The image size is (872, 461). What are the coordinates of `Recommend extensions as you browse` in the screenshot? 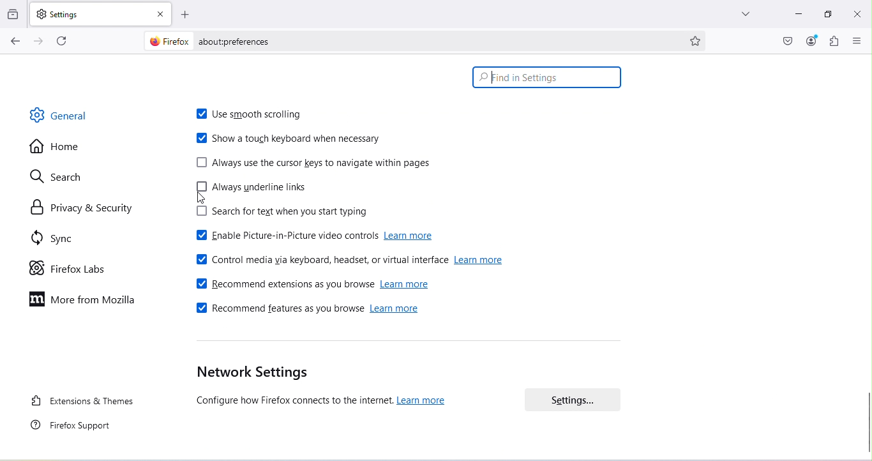 It's located at (283, 283).